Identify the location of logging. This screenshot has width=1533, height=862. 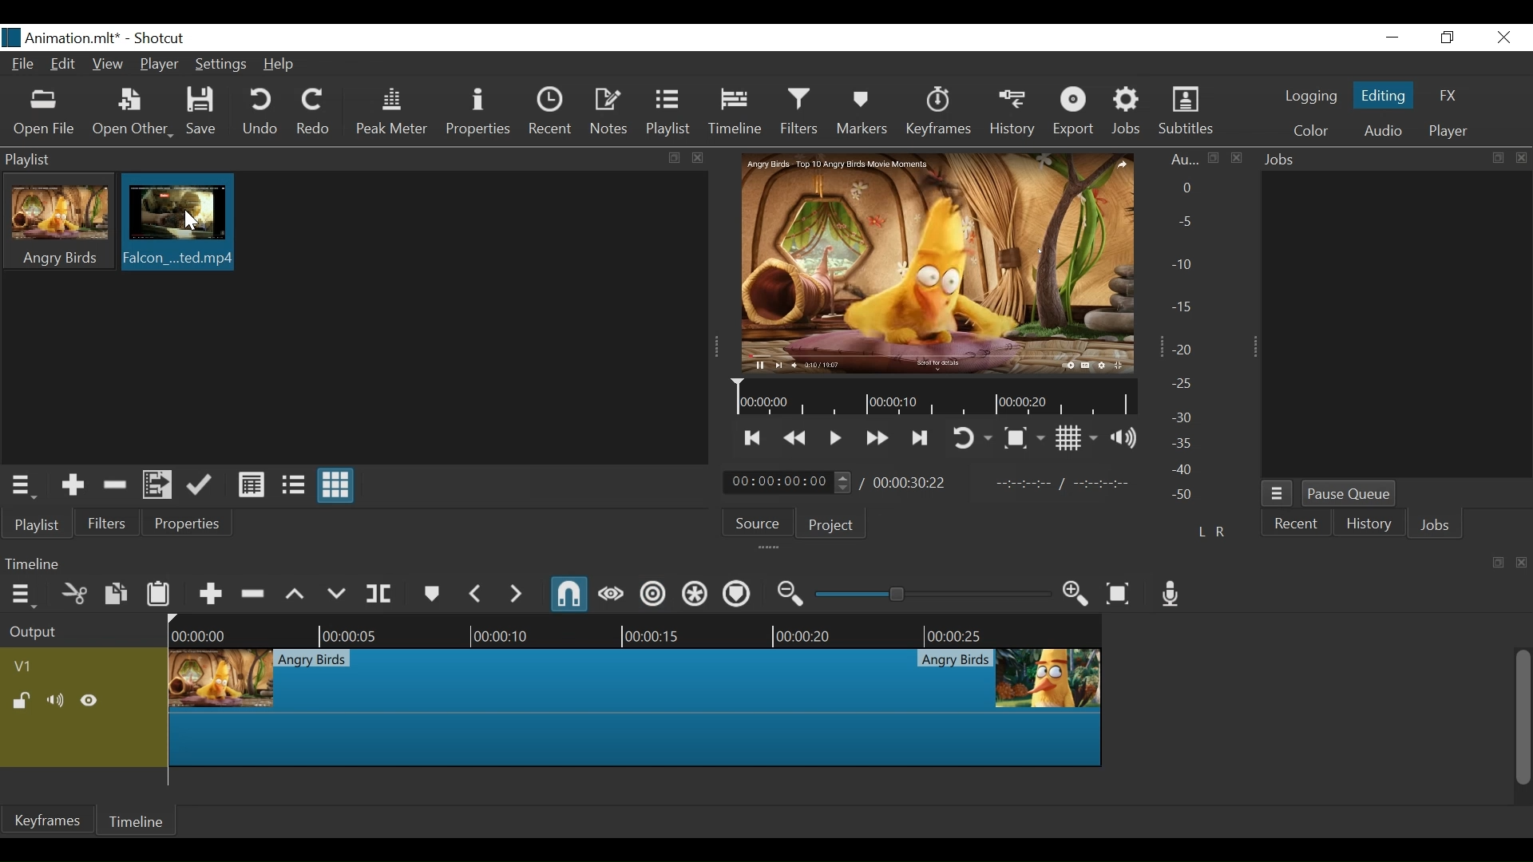
(1310, 97).